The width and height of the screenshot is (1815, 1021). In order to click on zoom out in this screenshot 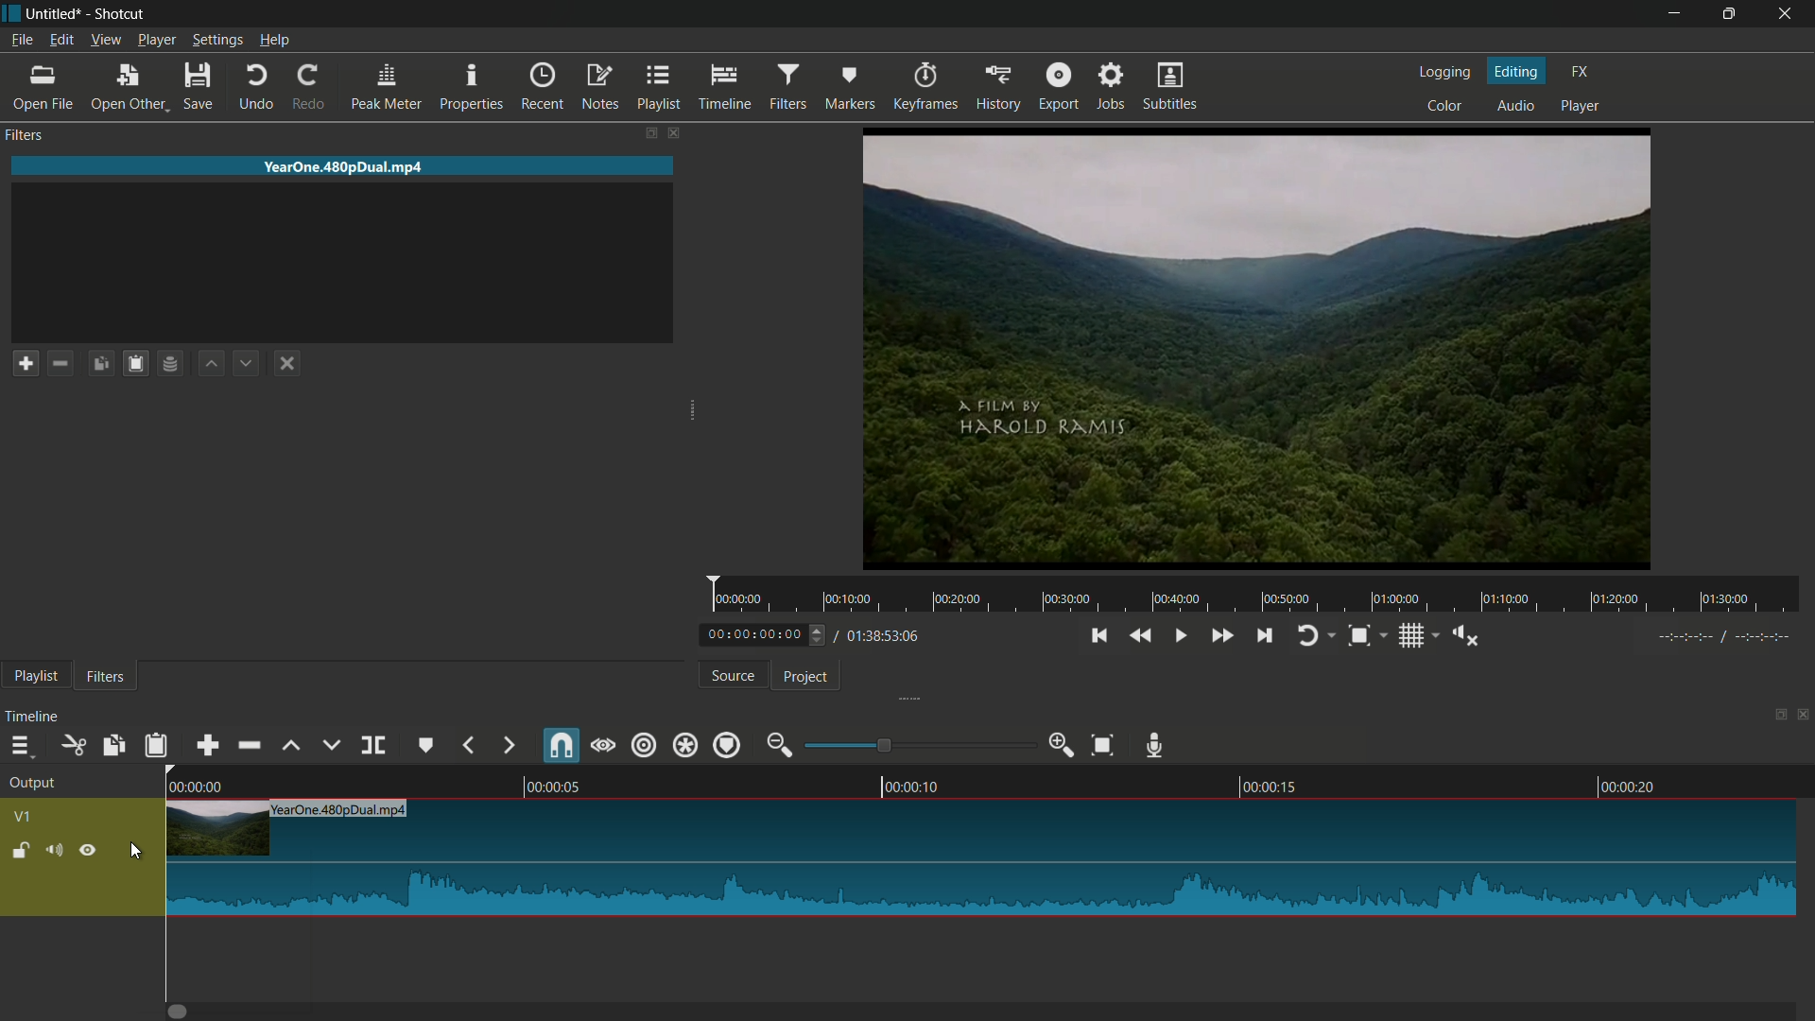, I will do `click(778, 745)`.